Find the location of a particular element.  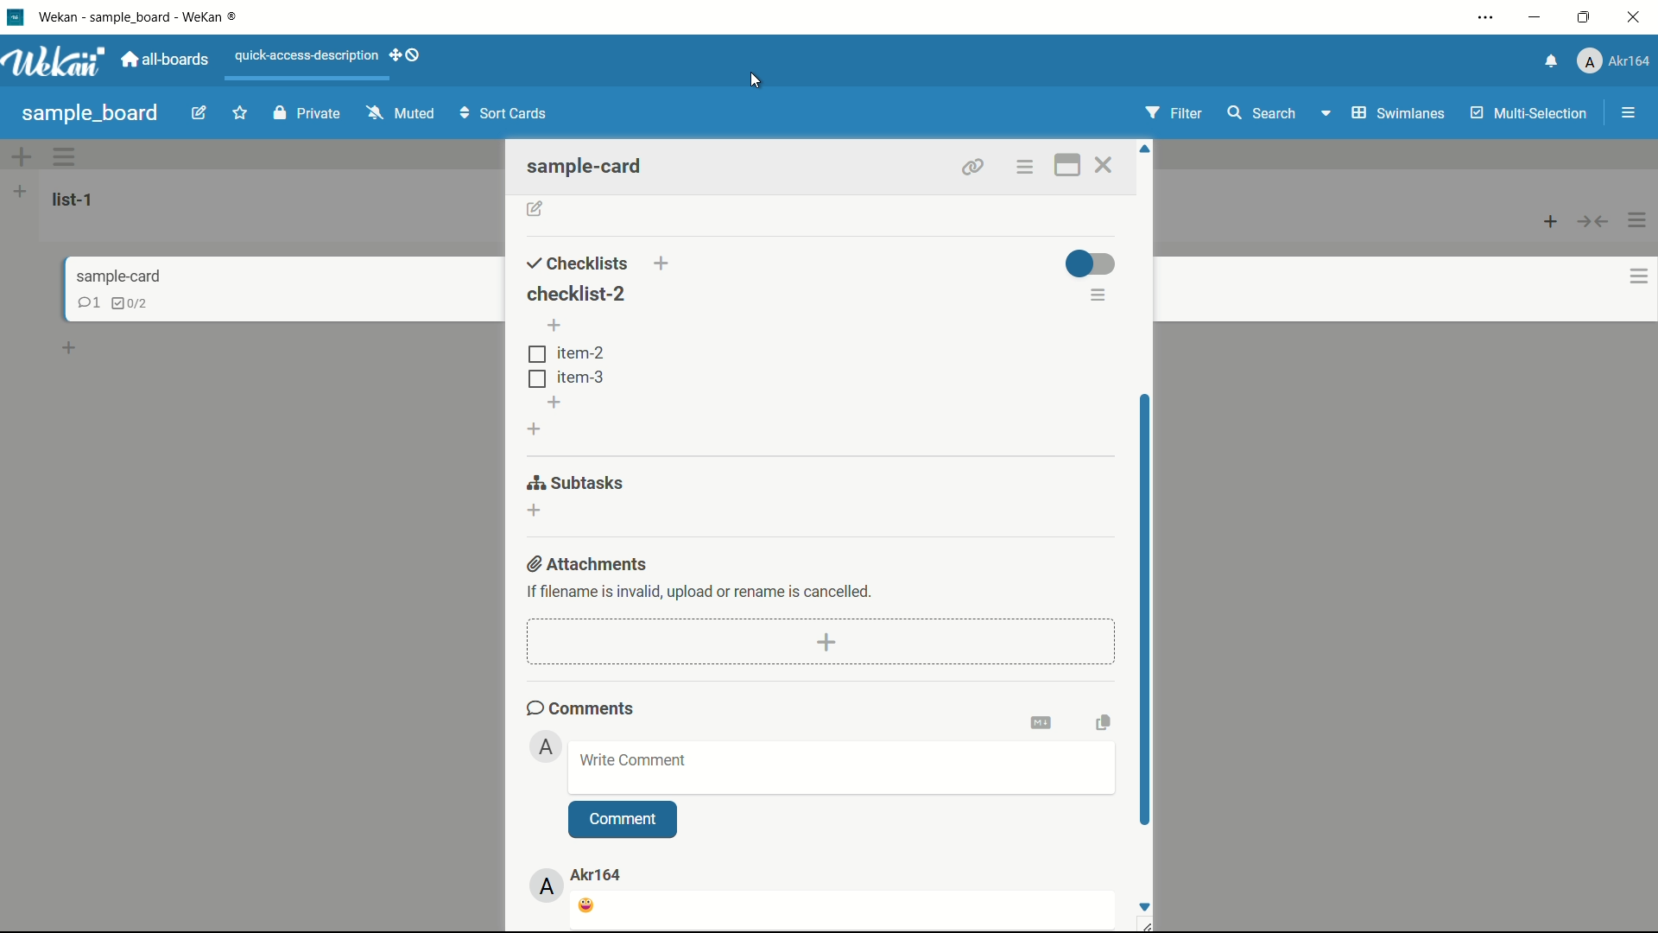

sample-card is located at coordinates (593, 166).